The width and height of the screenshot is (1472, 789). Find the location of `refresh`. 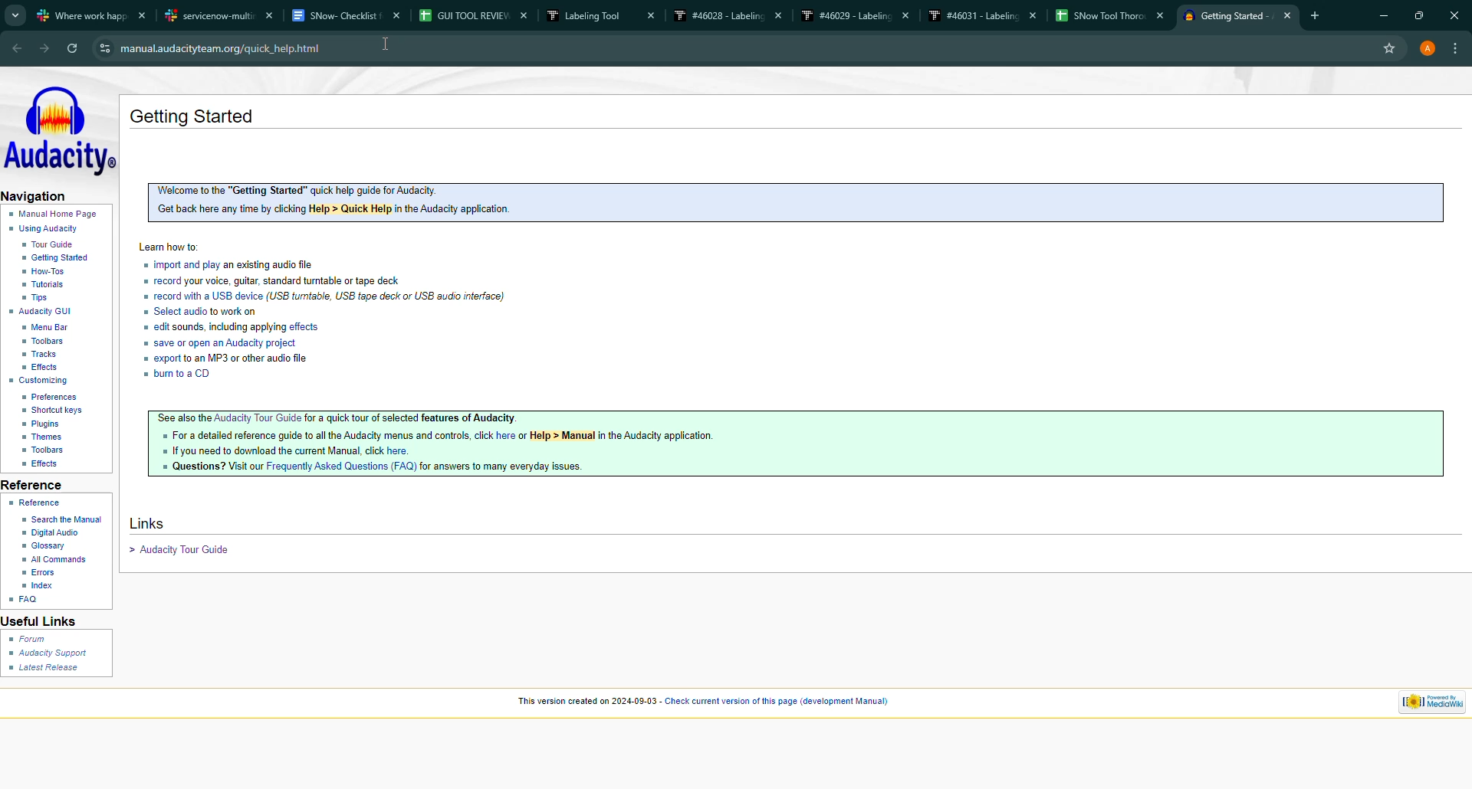

refresh is located at coordinates (76, 48).